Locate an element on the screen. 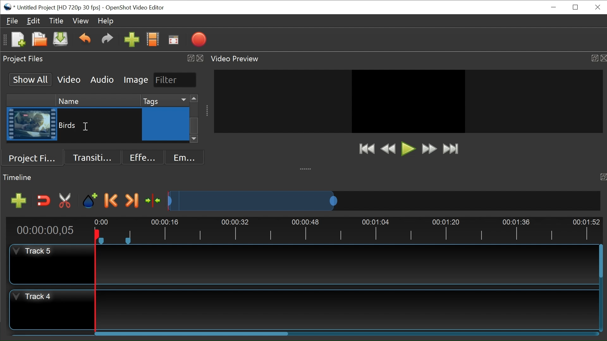 Image resolution: width=607 pixels, height=341 pixels. Rewind is located at coordinates (388, 149).